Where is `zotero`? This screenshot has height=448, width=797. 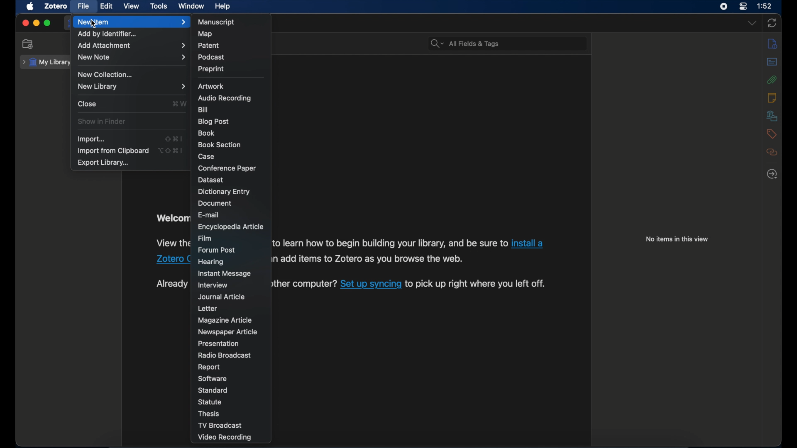
zotero is located at coordinates (56, 6).